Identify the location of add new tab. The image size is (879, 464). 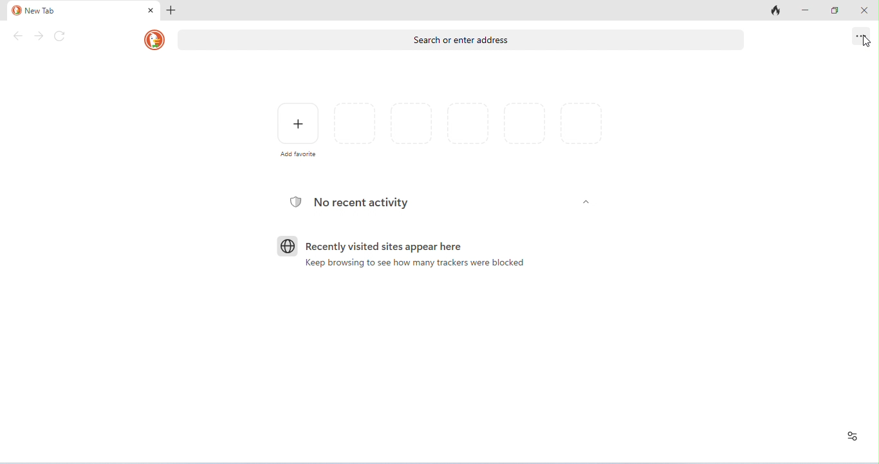
(174, 11).